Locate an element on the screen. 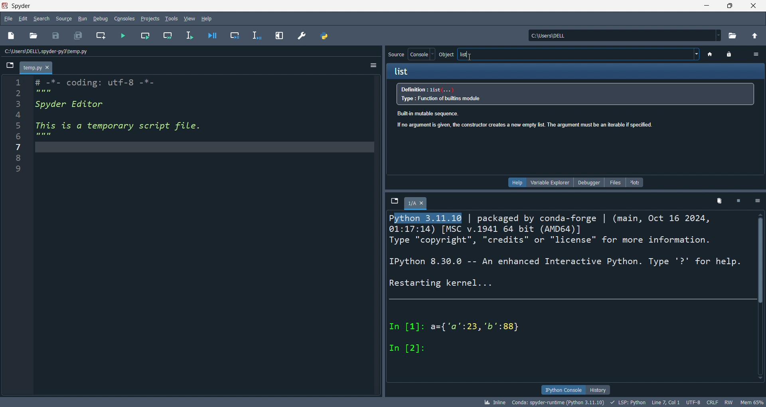 The image size is (766, 407). open parent directory is located at coordinates (754, 35).